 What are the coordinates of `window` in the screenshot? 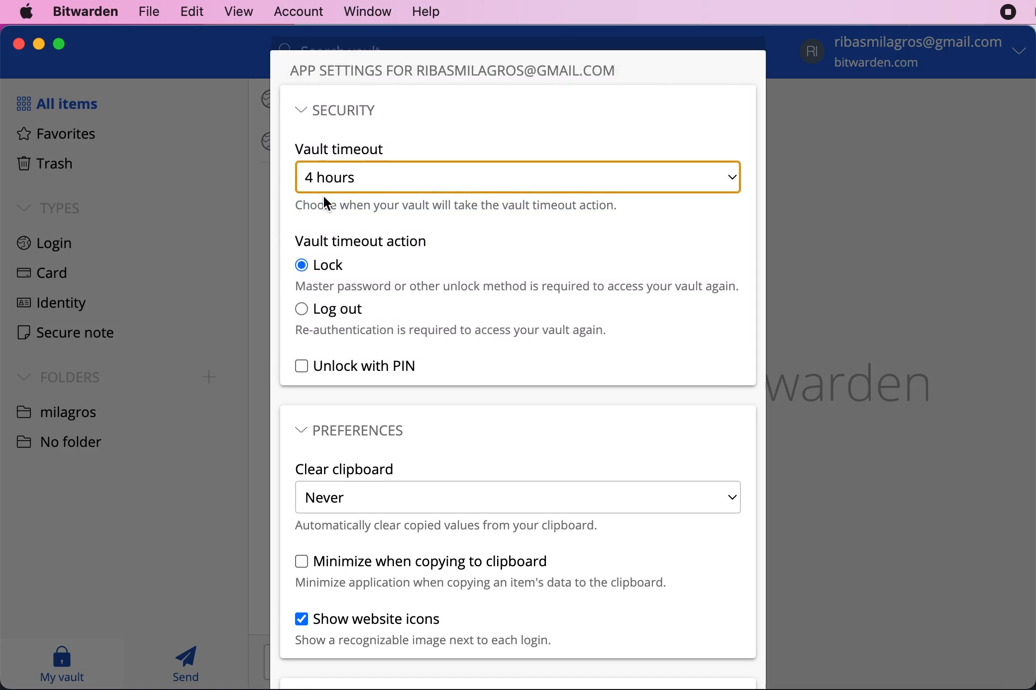 It's located at (362, 11).